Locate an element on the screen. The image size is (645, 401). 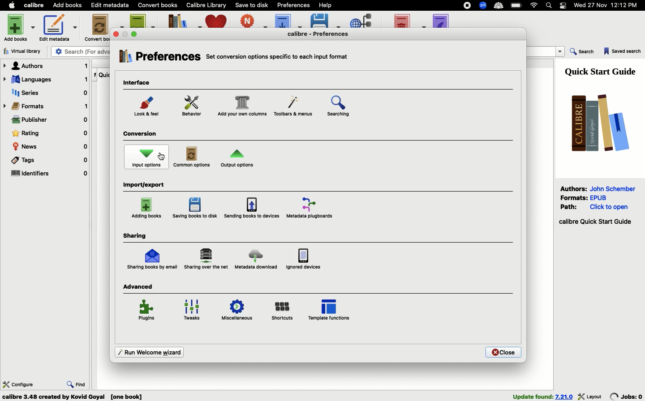
Search bar is located at coordinates (550, 6).